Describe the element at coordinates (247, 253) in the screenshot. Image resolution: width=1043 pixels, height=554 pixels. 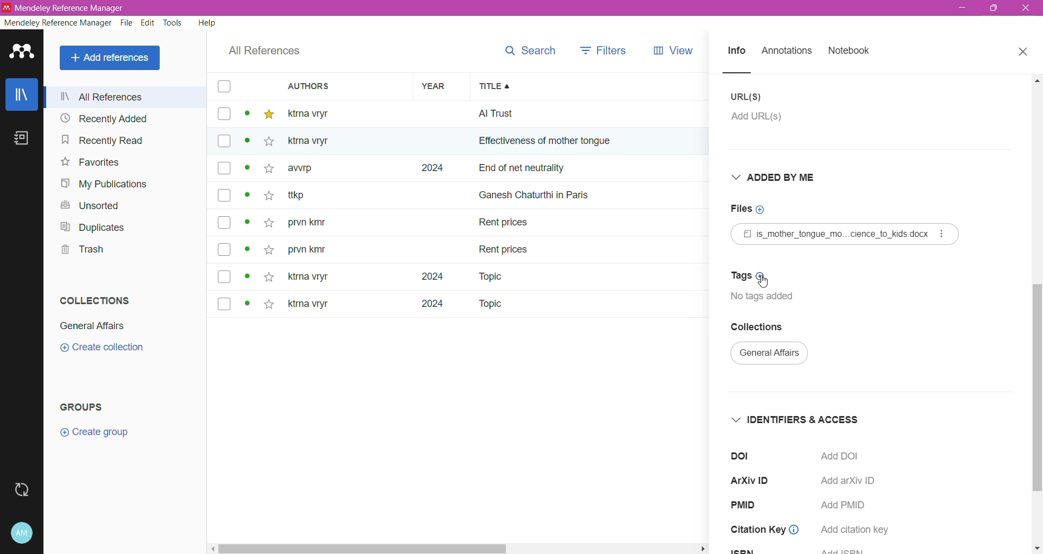
I see `dot ` at that location.